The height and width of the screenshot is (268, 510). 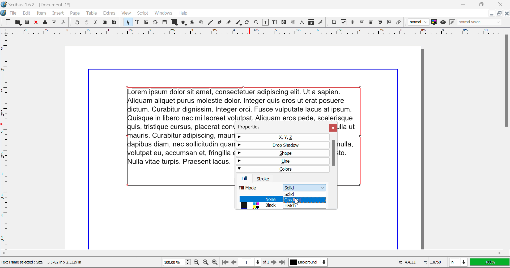 I want to click on Insert, so click(x=57, y=14).